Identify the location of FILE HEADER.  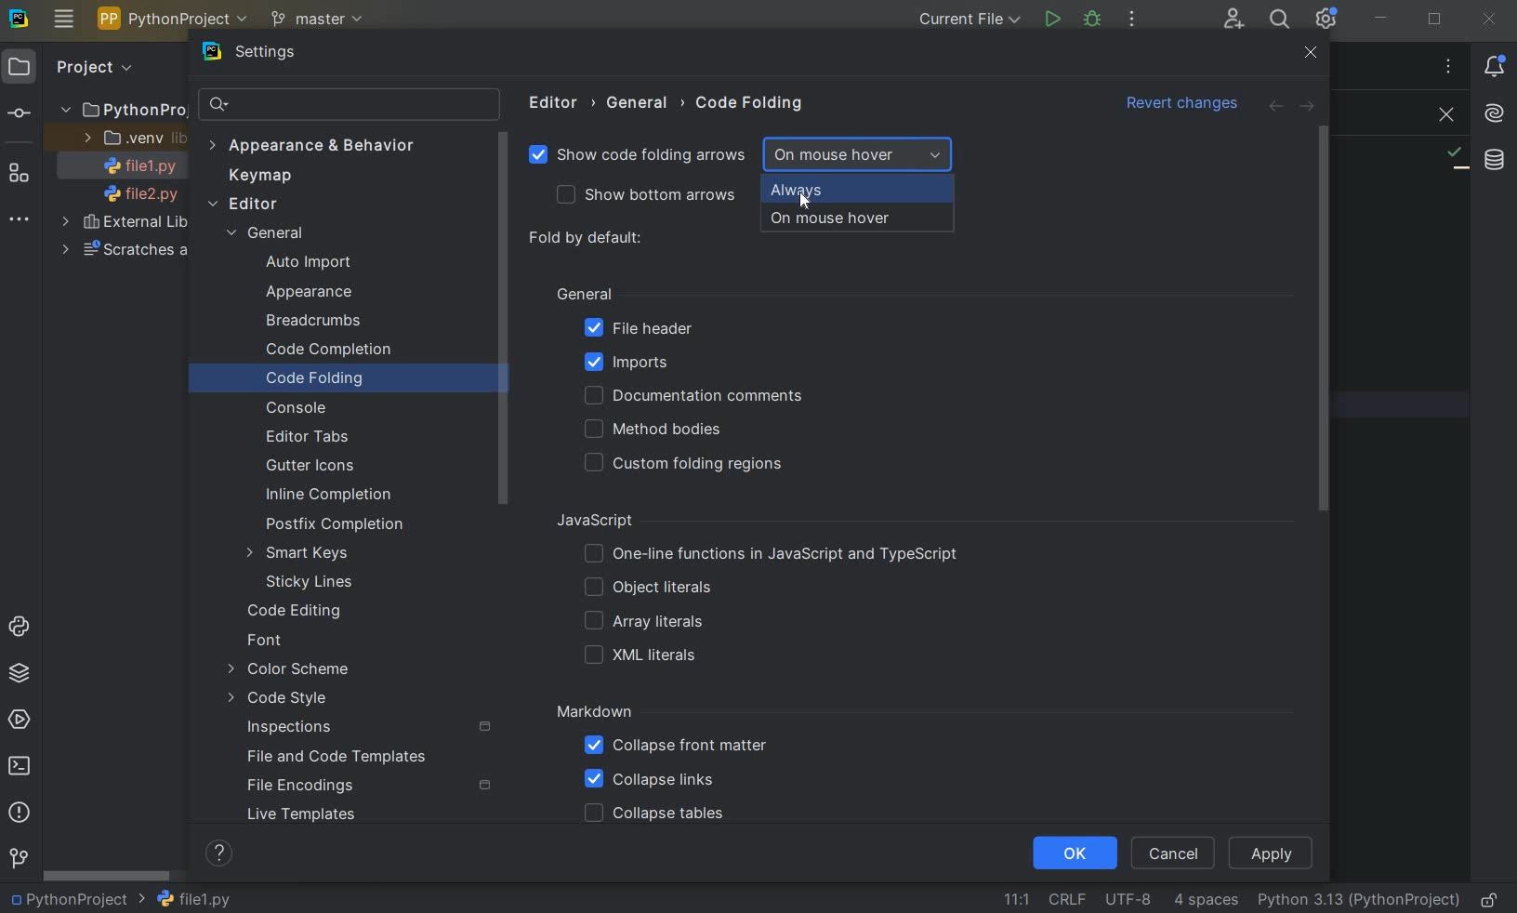
(638, 329).